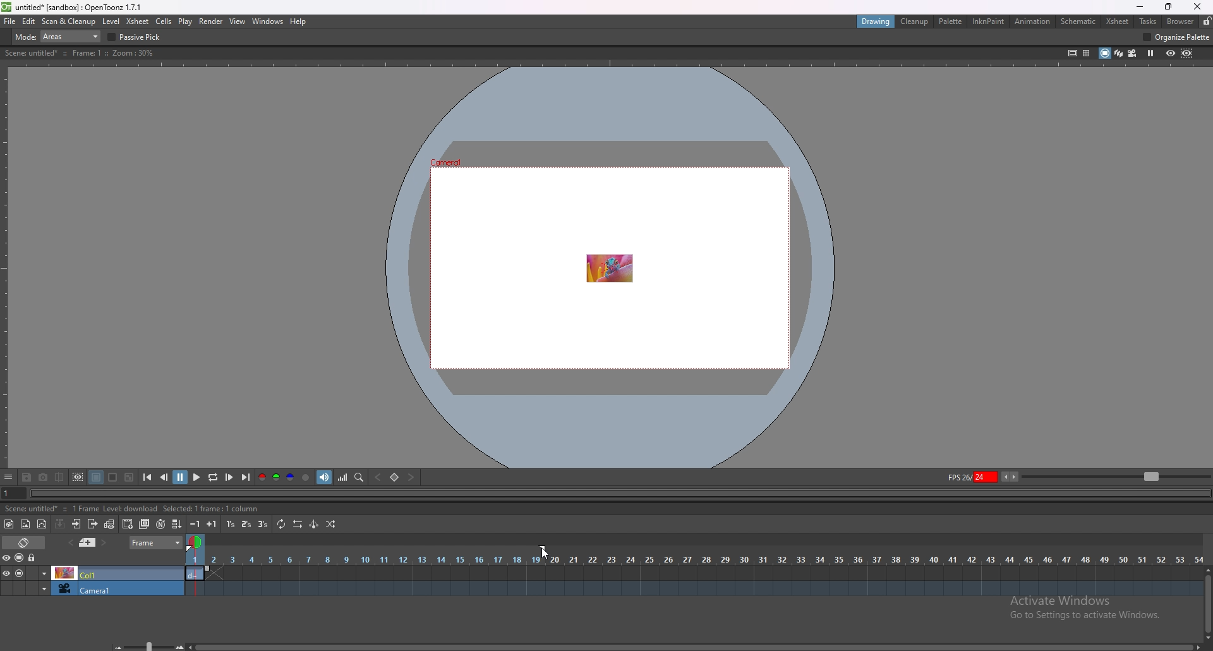 This screenshot has width=1213, height=651. Describe the element at coordinates (185, 22) in the screenshot. I see `play` at that location.